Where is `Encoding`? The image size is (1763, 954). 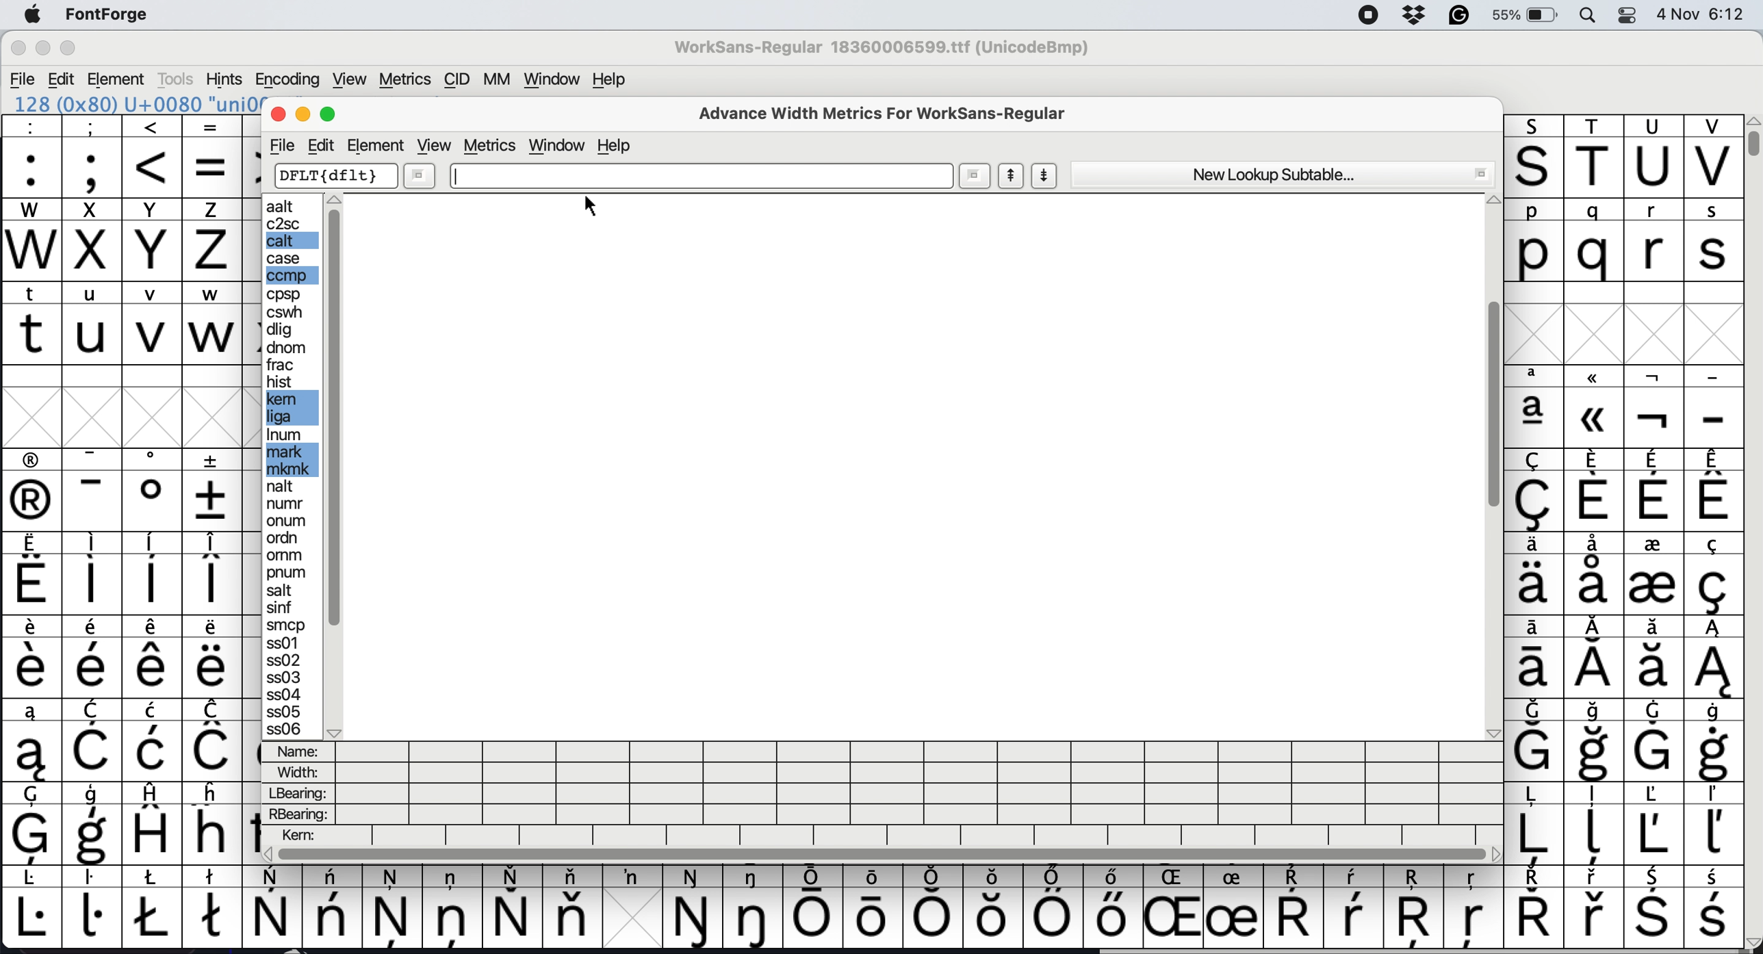
Encoding is located at coordinates (287, 79).